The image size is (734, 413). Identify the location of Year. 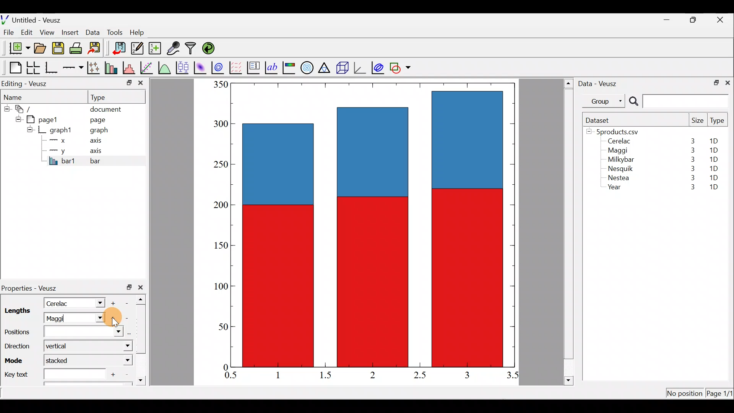
(616, 189).